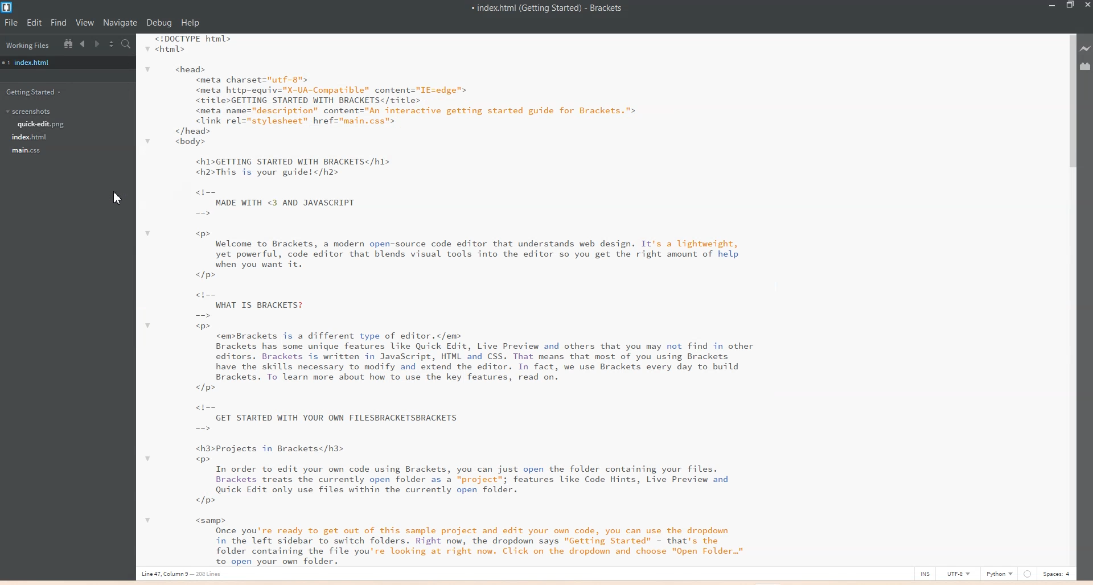  What do you see at coordinates (112, 44) in the screenshot?
I see `Split the editor vertically or Horizontally` at bounding box center [112, 44].